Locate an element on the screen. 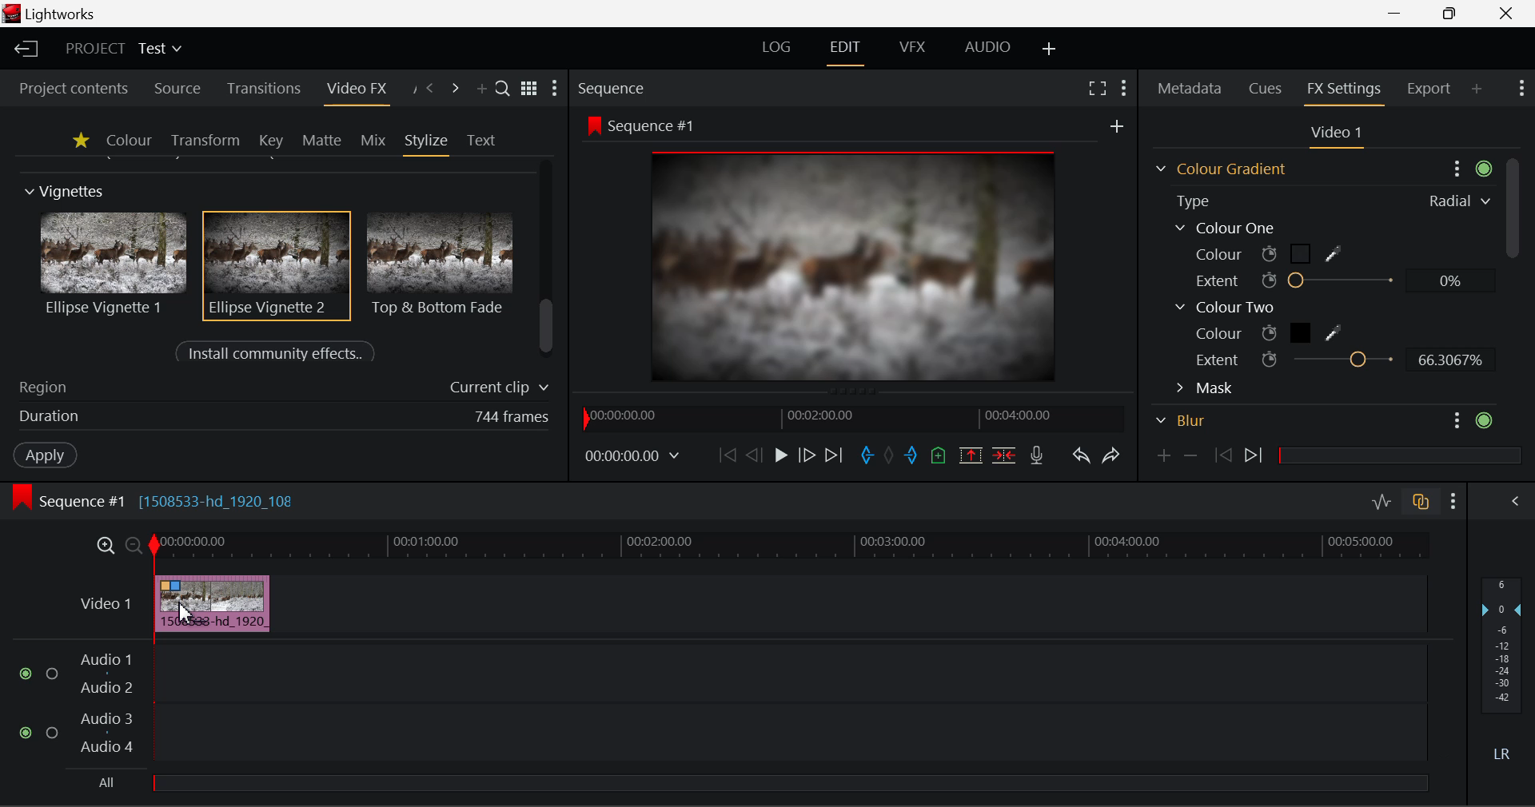 Image resolution: width=1535 pixels, height=807 pixels. cursor is located at coordinates (192, 601).